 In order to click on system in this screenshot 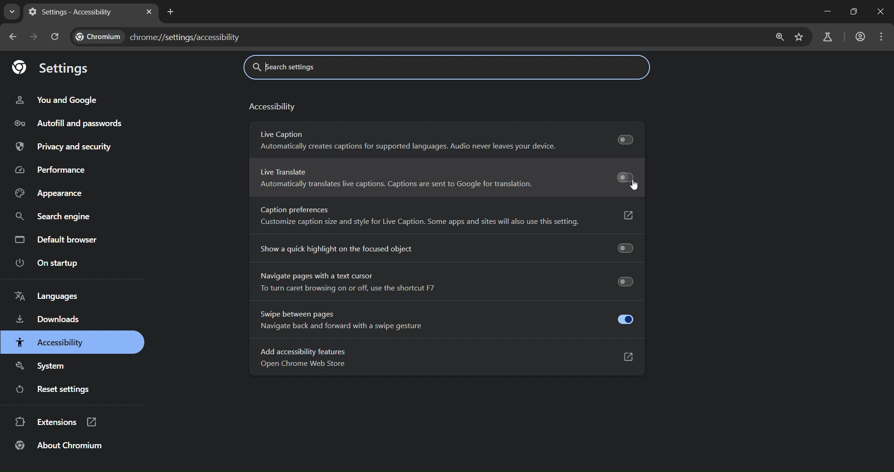, I will do `click(44, 367)`.